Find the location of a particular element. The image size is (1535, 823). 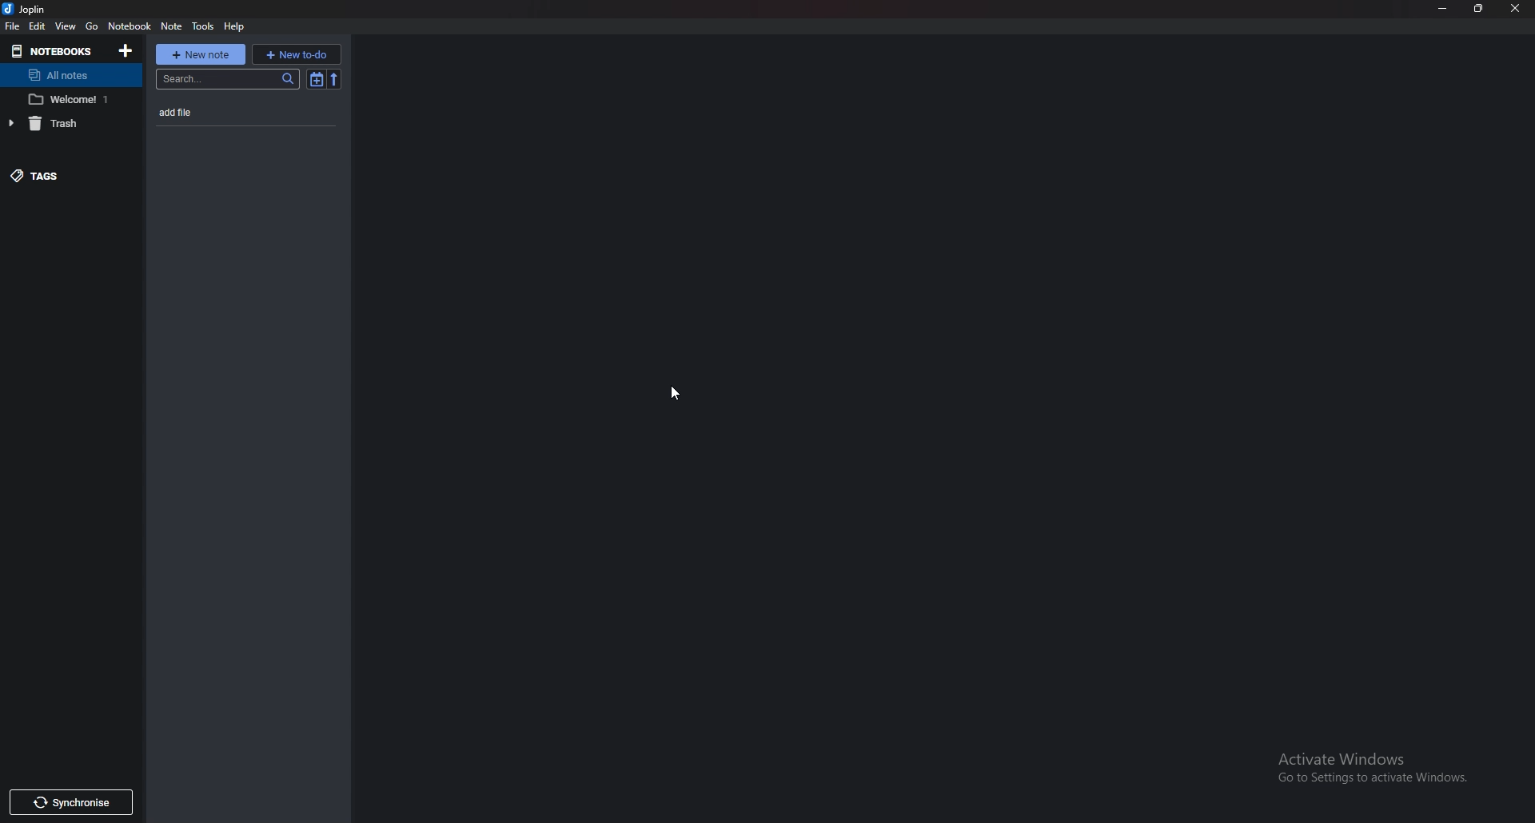

go is located at coordinates (94, 26).